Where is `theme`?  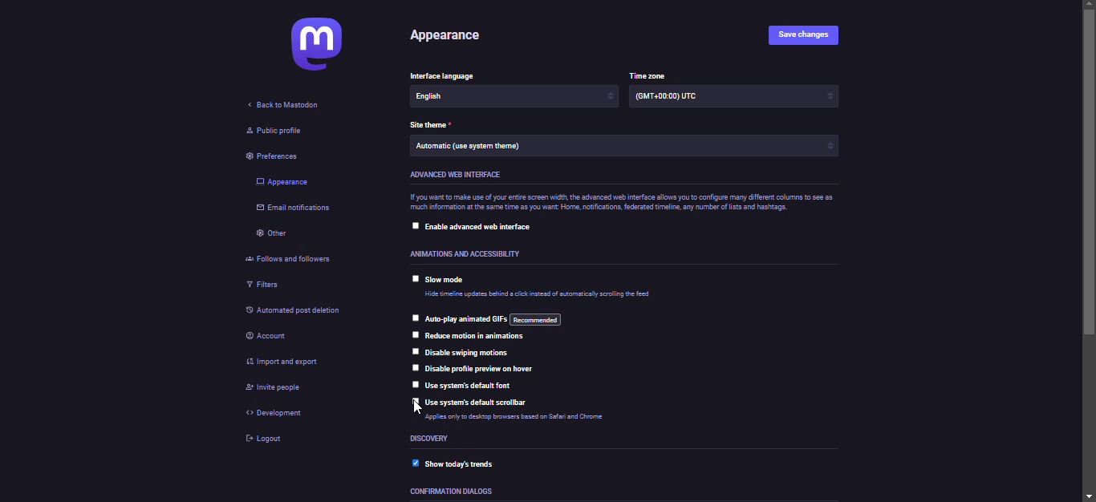
theme is located at coordinates (428, 124).